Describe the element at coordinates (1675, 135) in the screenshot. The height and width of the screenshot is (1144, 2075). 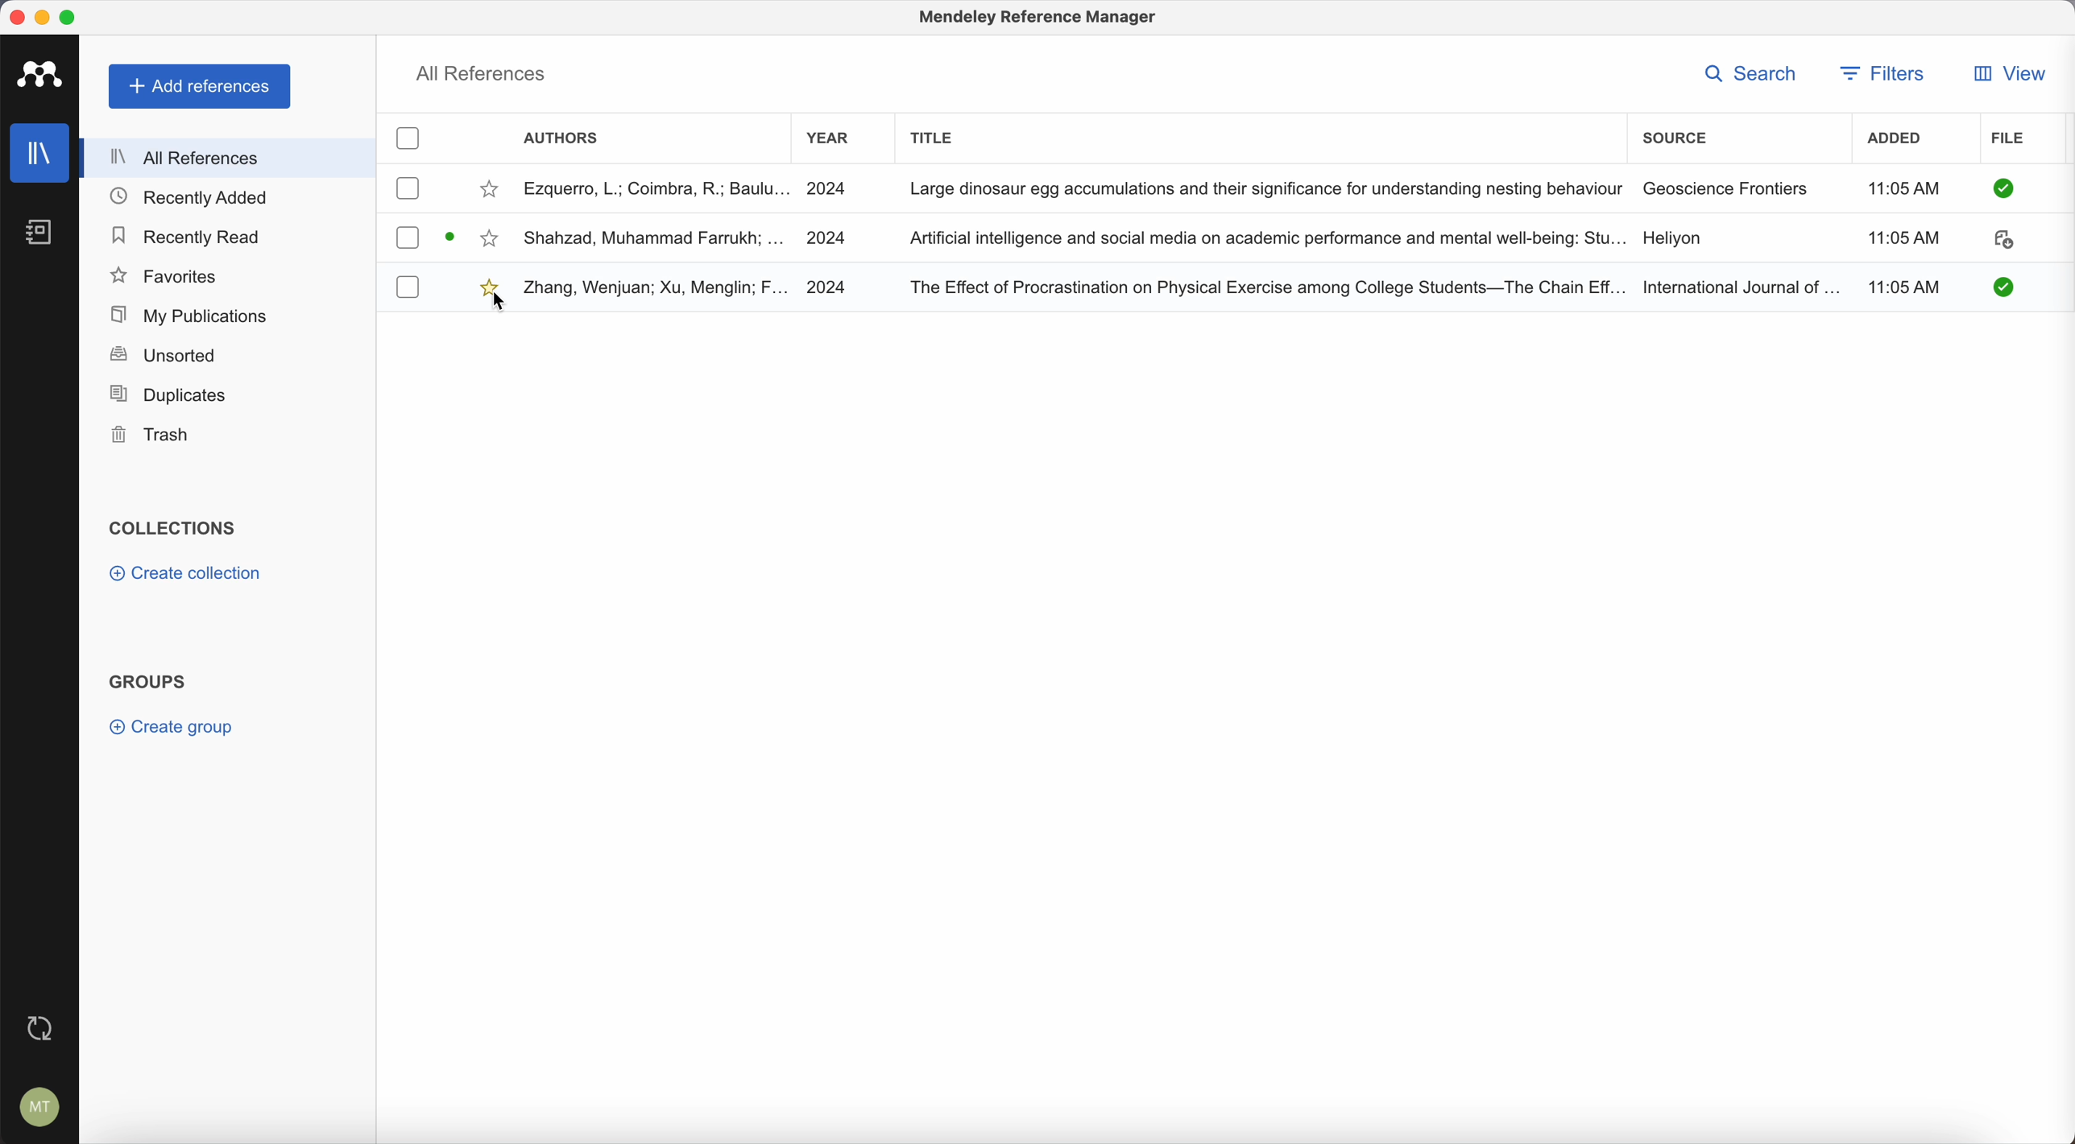
I see `source` at that location.